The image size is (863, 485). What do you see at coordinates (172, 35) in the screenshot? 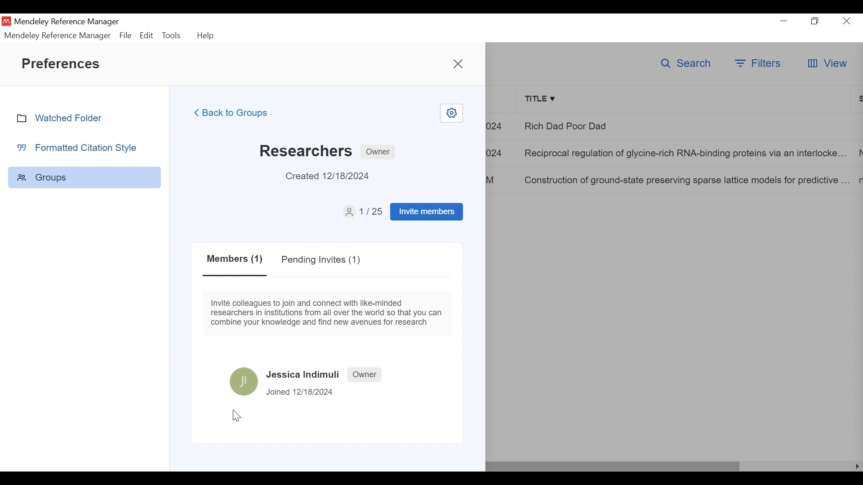
I see `Tools` at bounding box center [172, 35].